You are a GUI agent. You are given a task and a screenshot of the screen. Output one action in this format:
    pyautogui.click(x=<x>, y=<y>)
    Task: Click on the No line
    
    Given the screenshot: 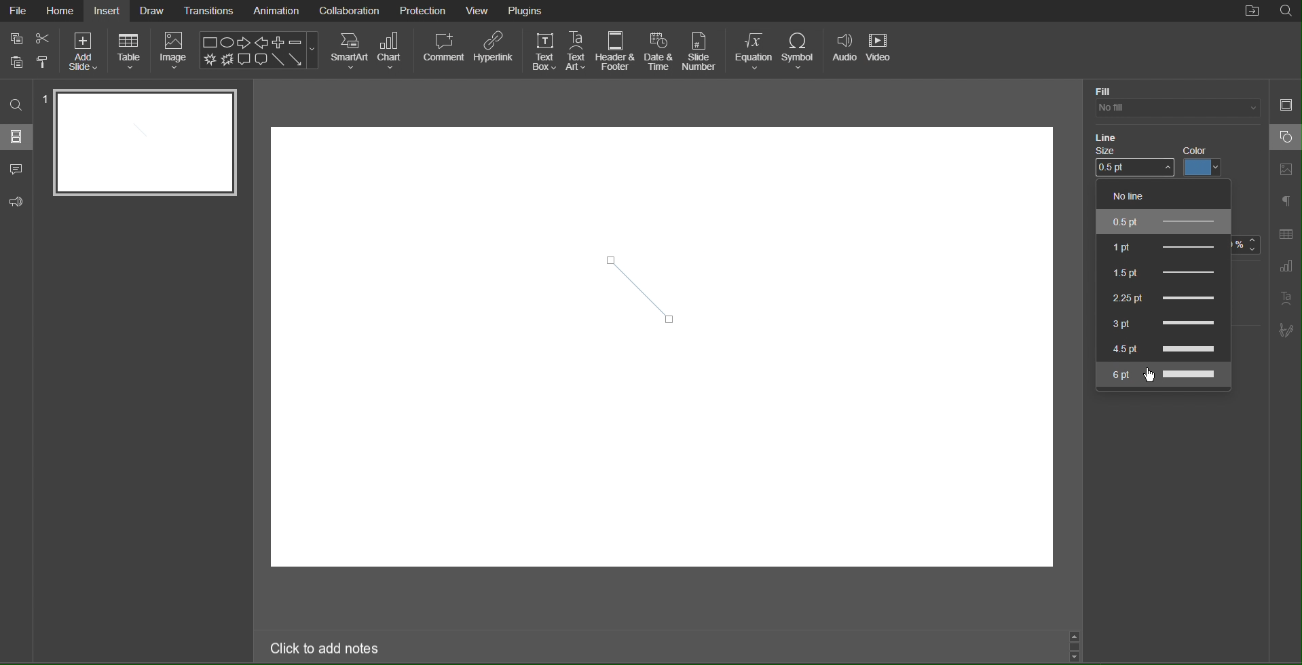 What is the action you would take?
    pyautogui.click(x=1140, y=195)
    